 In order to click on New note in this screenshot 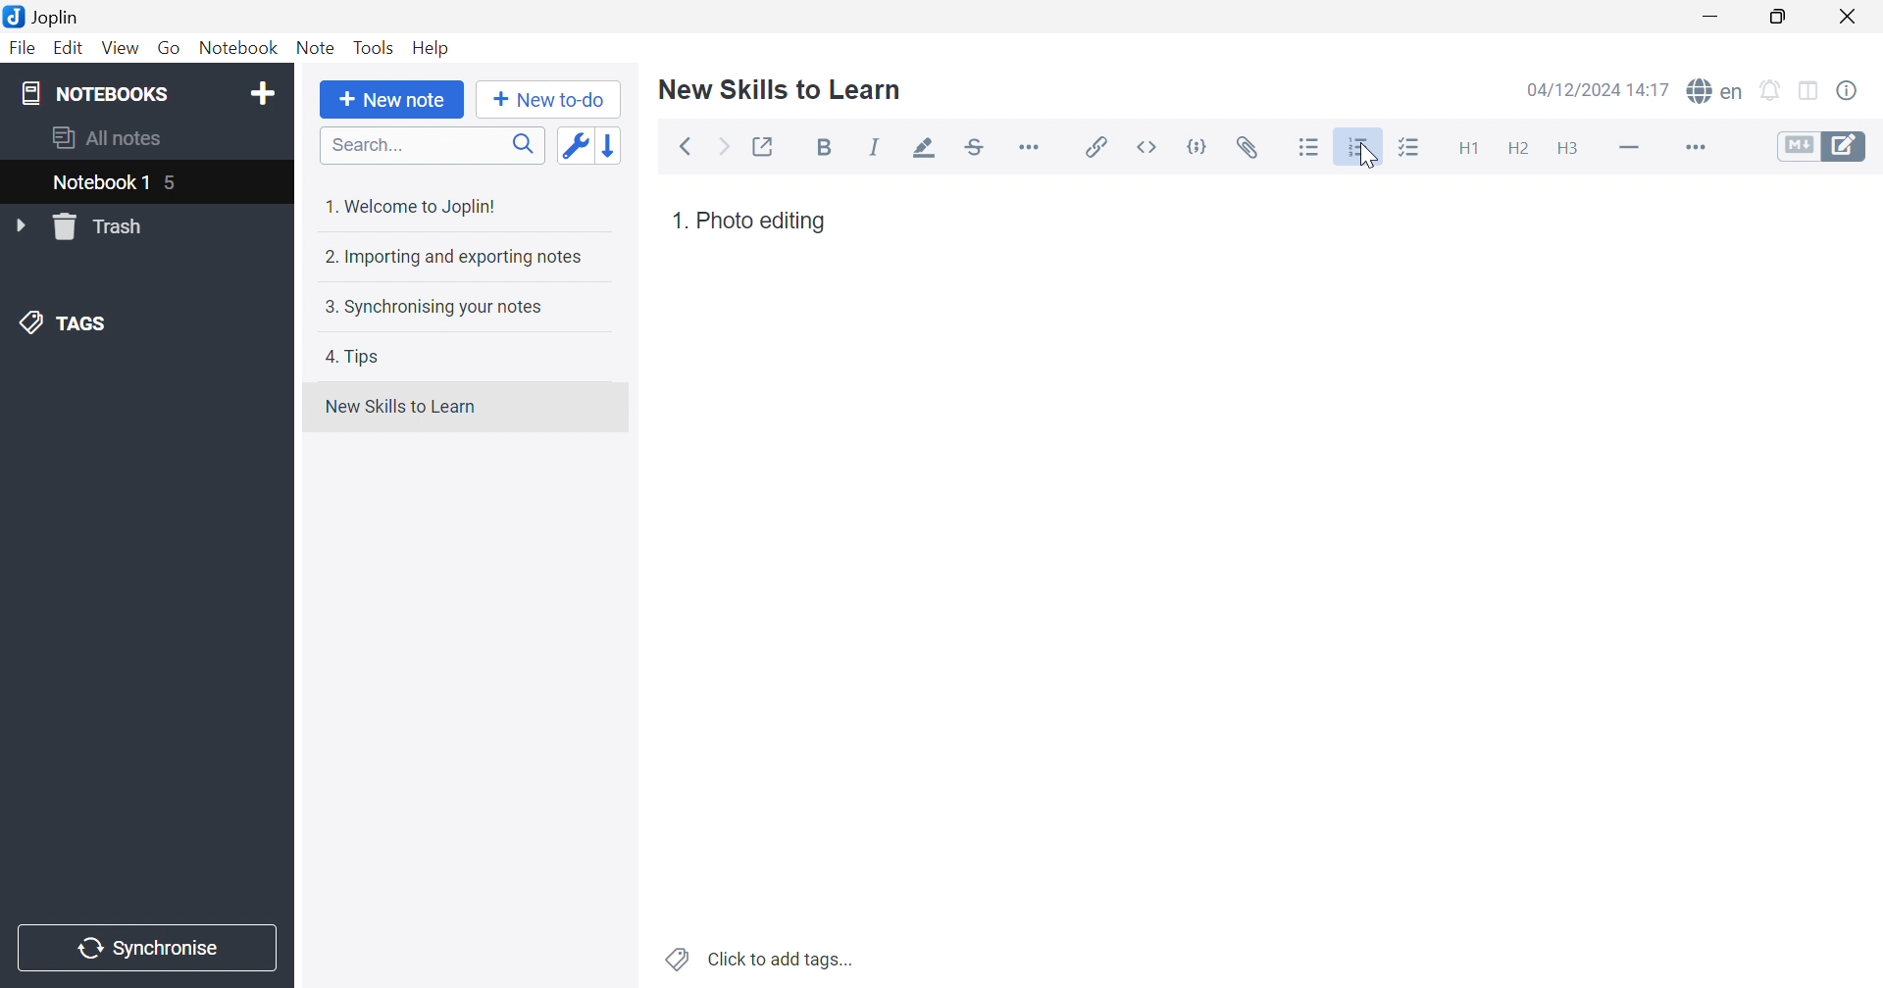, I will do `click(392, 100)`.